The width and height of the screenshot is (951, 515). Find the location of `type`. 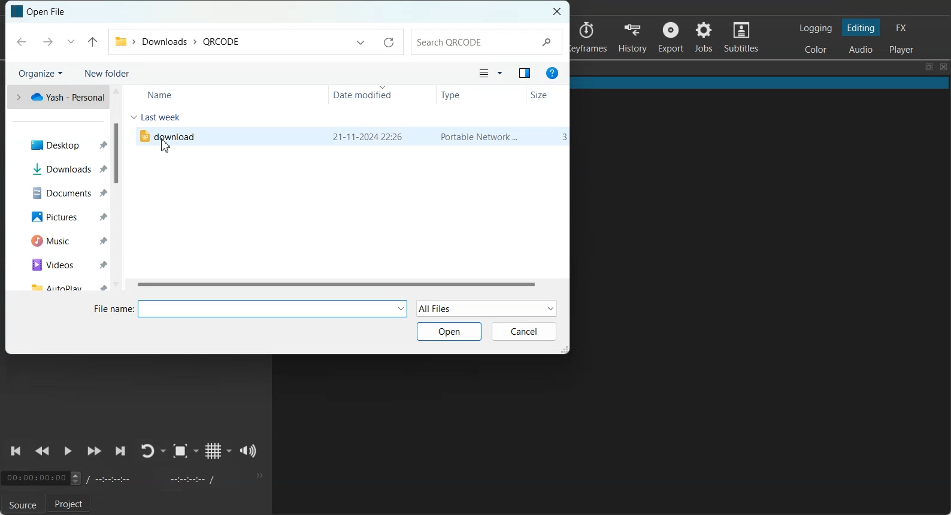

type is located at coordinates (480, 137).